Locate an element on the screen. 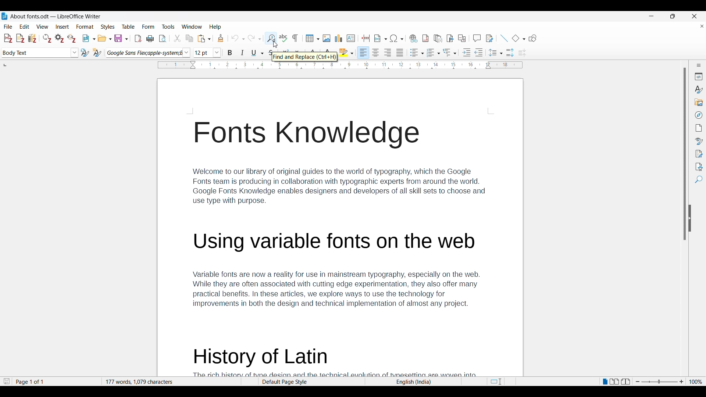 This screenshot has height=397, width=706. New style from selection is located at coordinates (97, 53).